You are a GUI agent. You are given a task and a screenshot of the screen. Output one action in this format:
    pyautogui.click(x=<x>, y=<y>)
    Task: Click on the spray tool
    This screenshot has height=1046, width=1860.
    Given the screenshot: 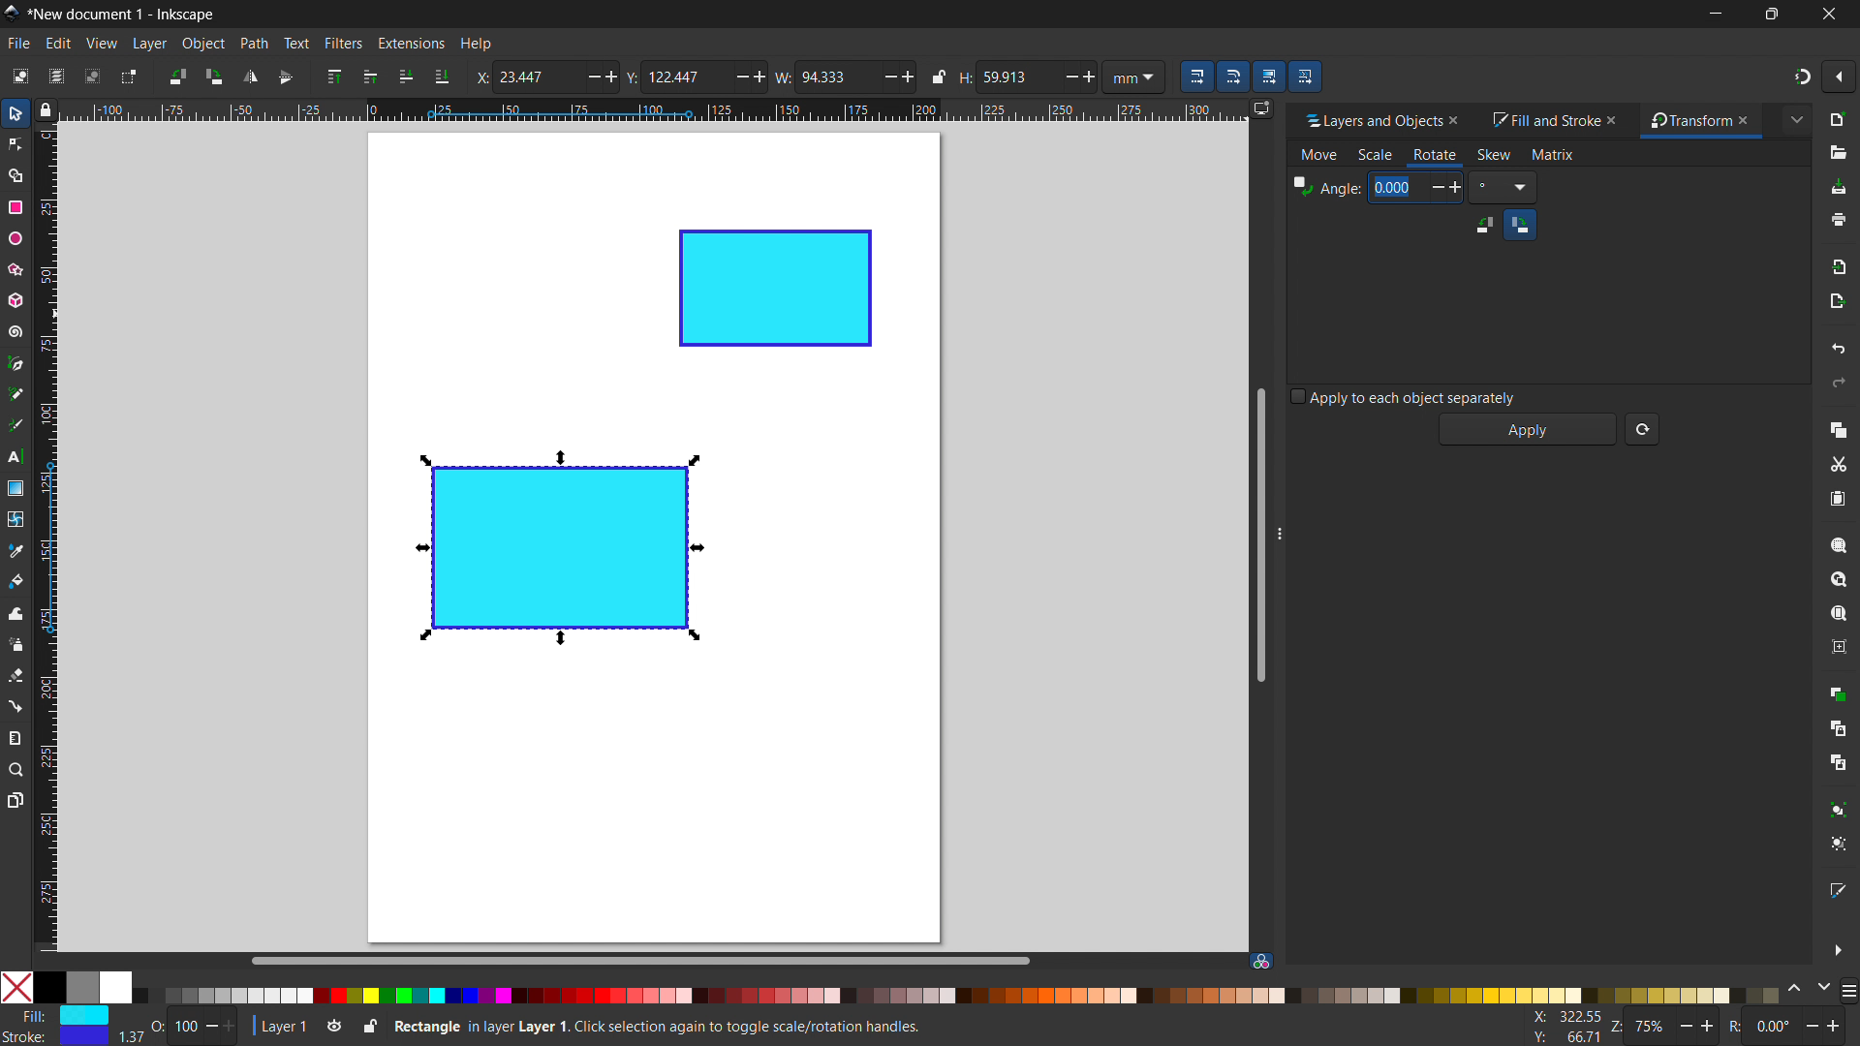 What is the action you would take?
    pyautogui.click(x=16, y=644)
    